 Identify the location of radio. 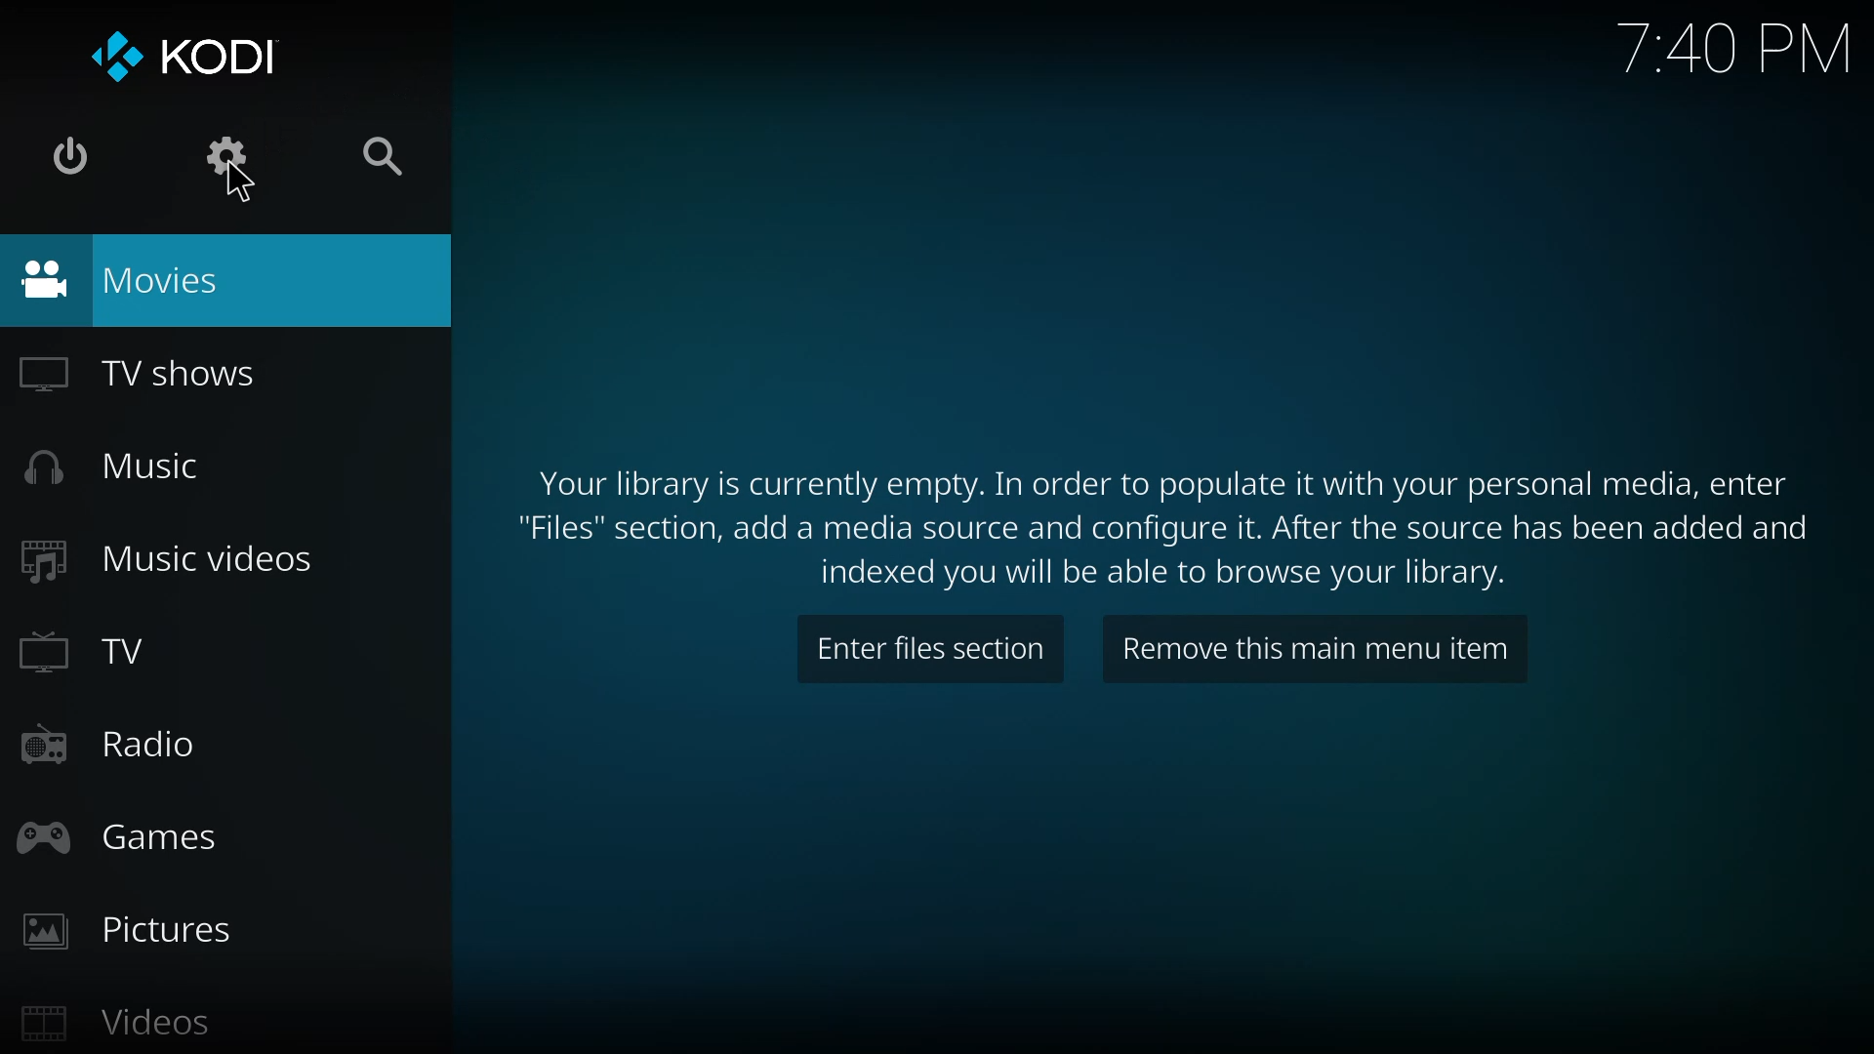
(107, 749).